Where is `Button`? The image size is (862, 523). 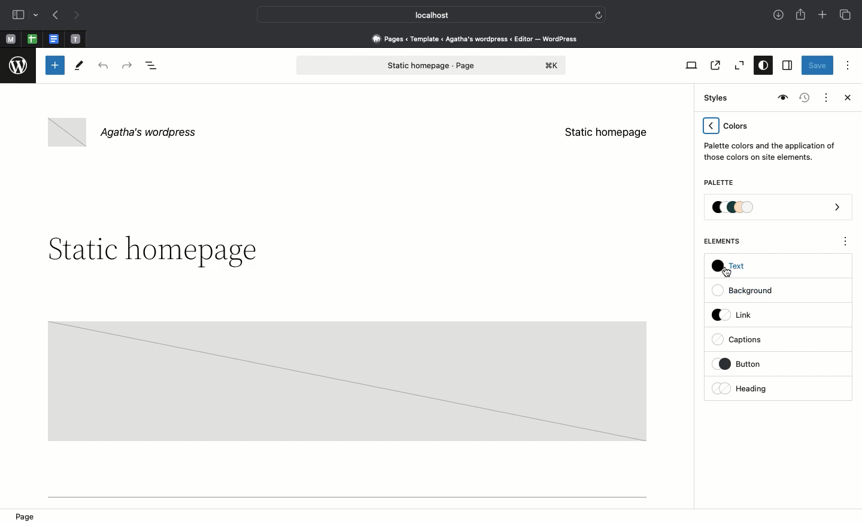 Button is located at coordinates (748, 364).